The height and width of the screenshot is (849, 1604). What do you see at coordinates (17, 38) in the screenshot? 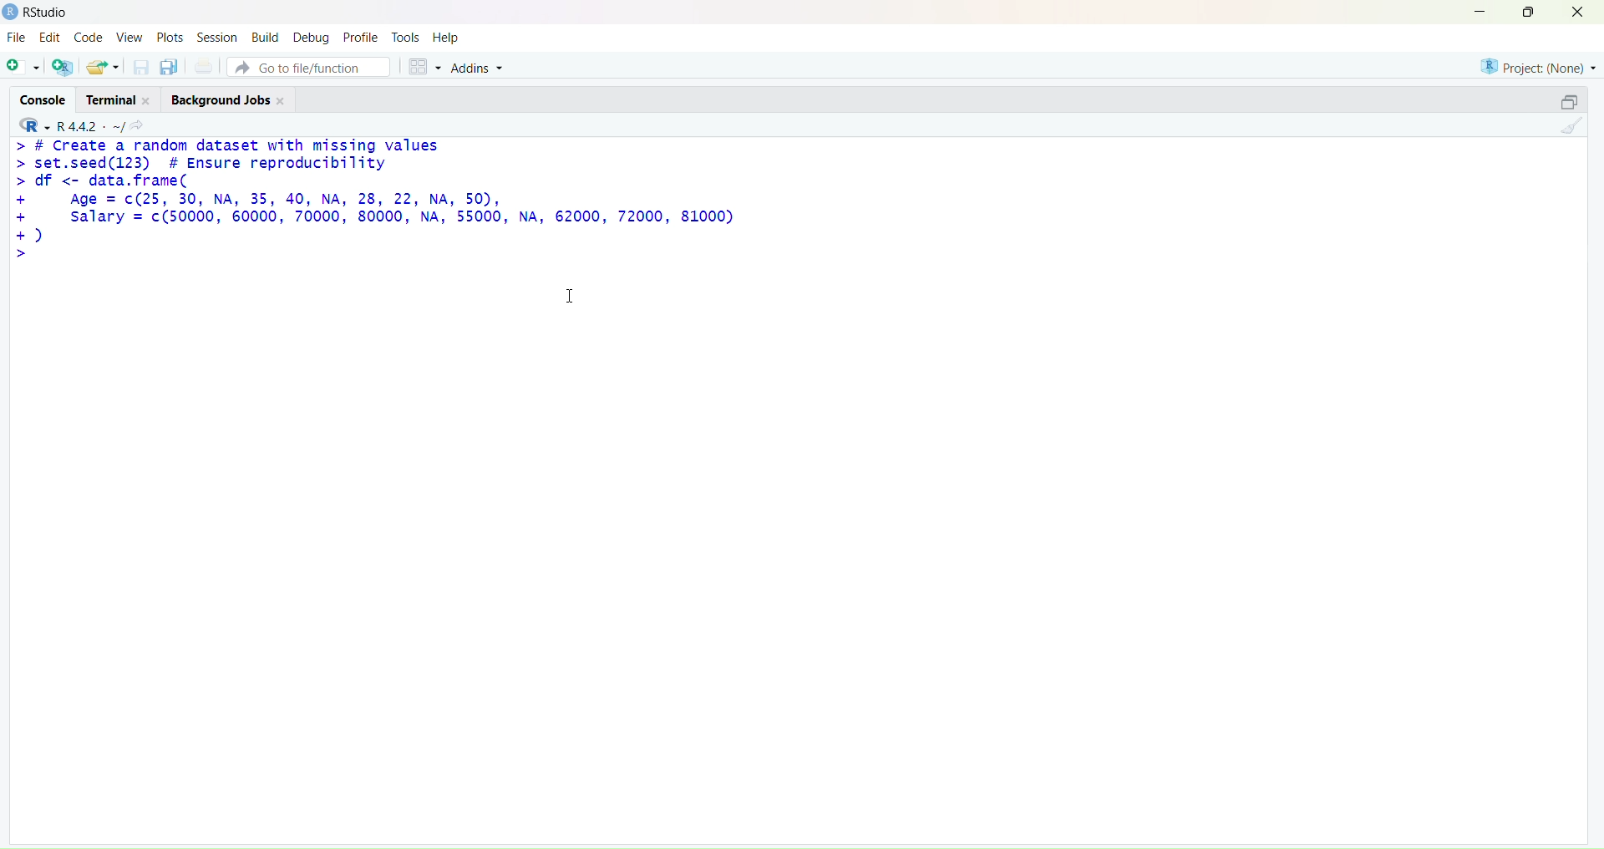
I see `file` at bounding box center [17, 38].